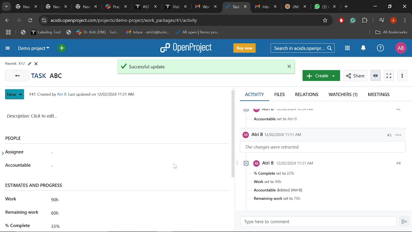  What do you see at coordinates (277, 147) in the screenshot?
I see `the changes were retracted` at bounding box center [277, 147].